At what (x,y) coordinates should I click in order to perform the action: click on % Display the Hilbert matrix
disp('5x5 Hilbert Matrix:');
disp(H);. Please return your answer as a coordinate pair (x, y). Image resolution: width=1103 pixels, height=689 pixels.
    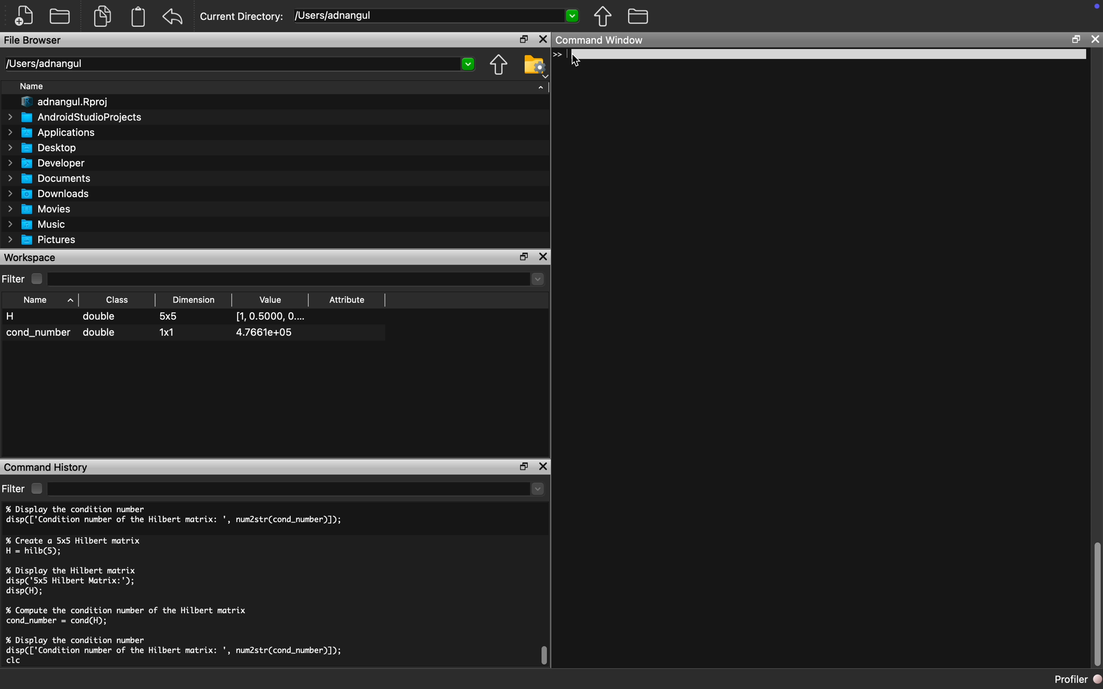
    Looking at the image, I should click on (77, 581).